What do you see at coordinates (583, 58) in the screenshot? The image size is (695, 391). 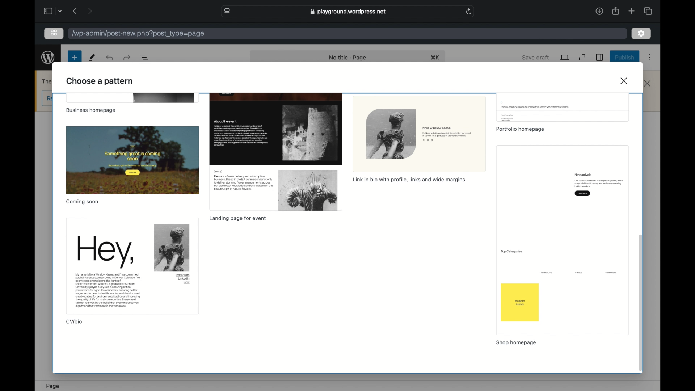 I see `expand` at bounding box center [583, 58].